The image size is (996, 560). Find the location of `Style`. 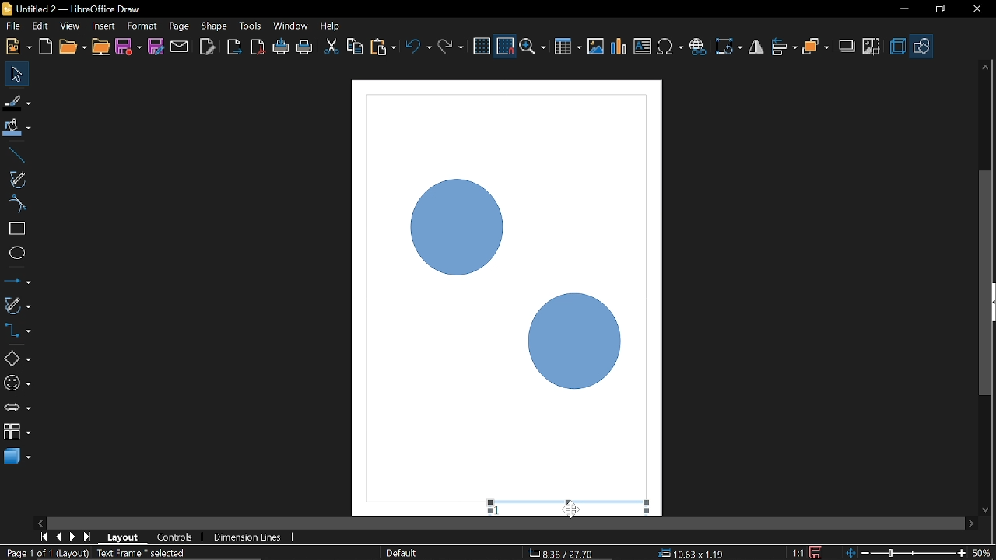

Style is located at coordinates (399, 553).